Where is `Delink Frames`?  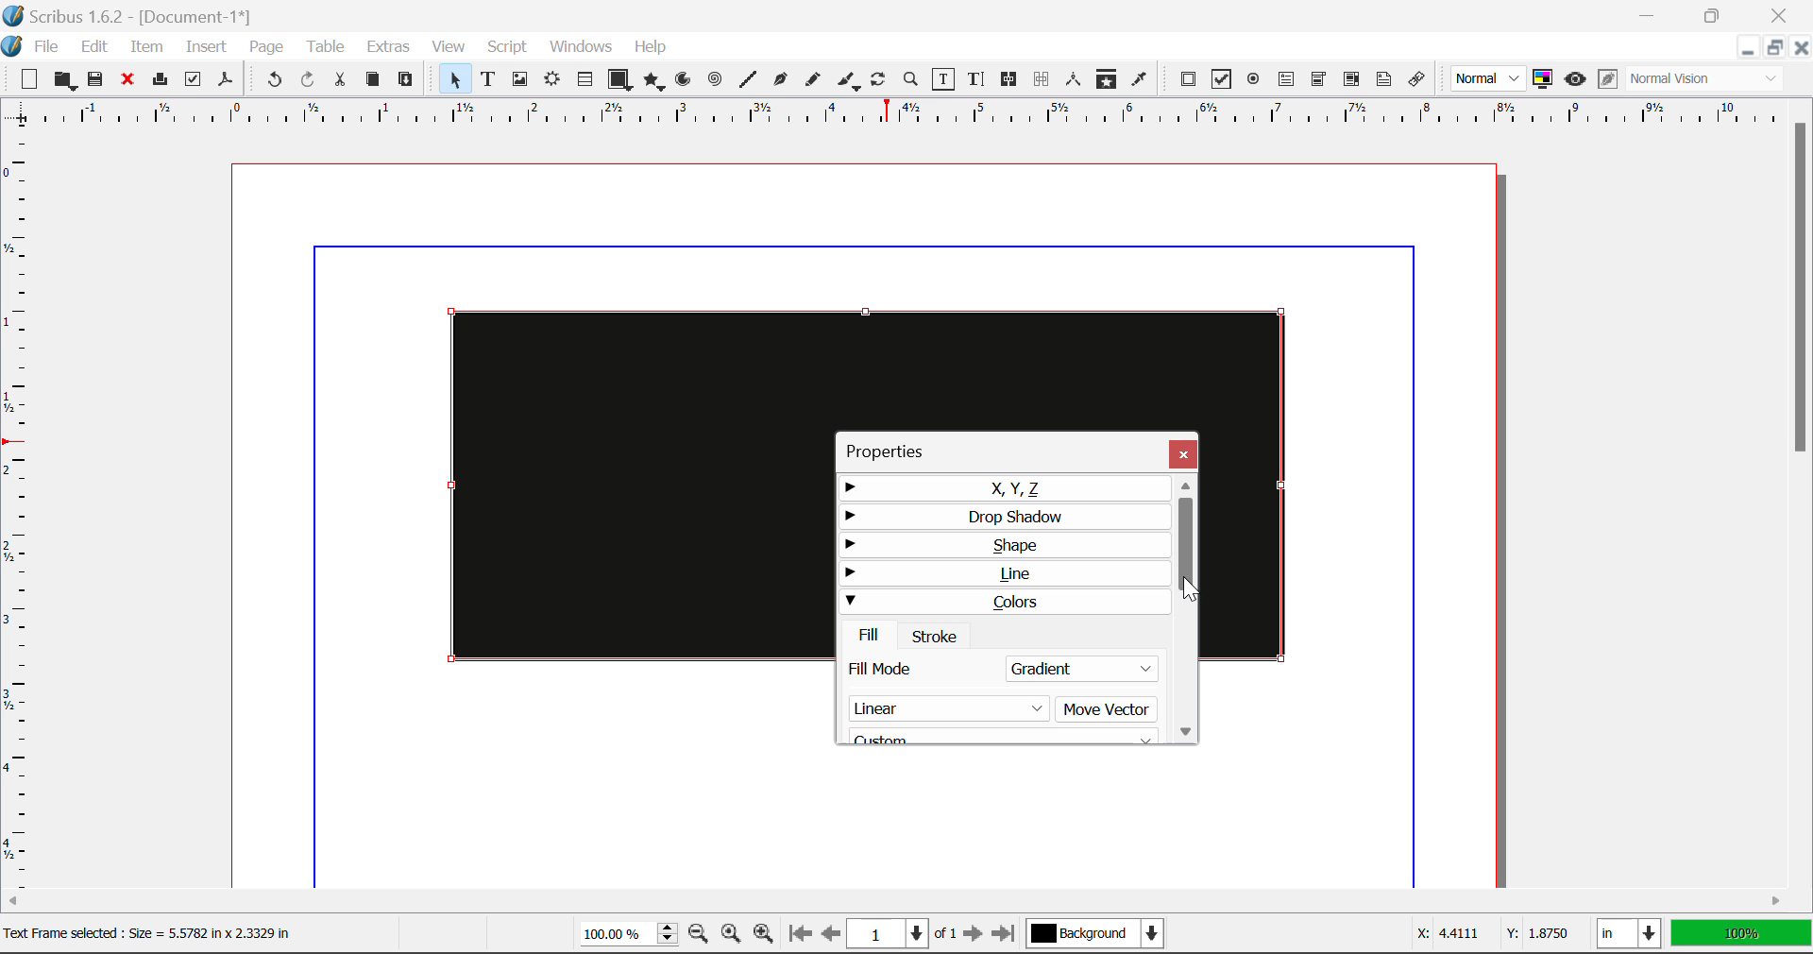 Delink Frames is located at coordinates (1042, 79).